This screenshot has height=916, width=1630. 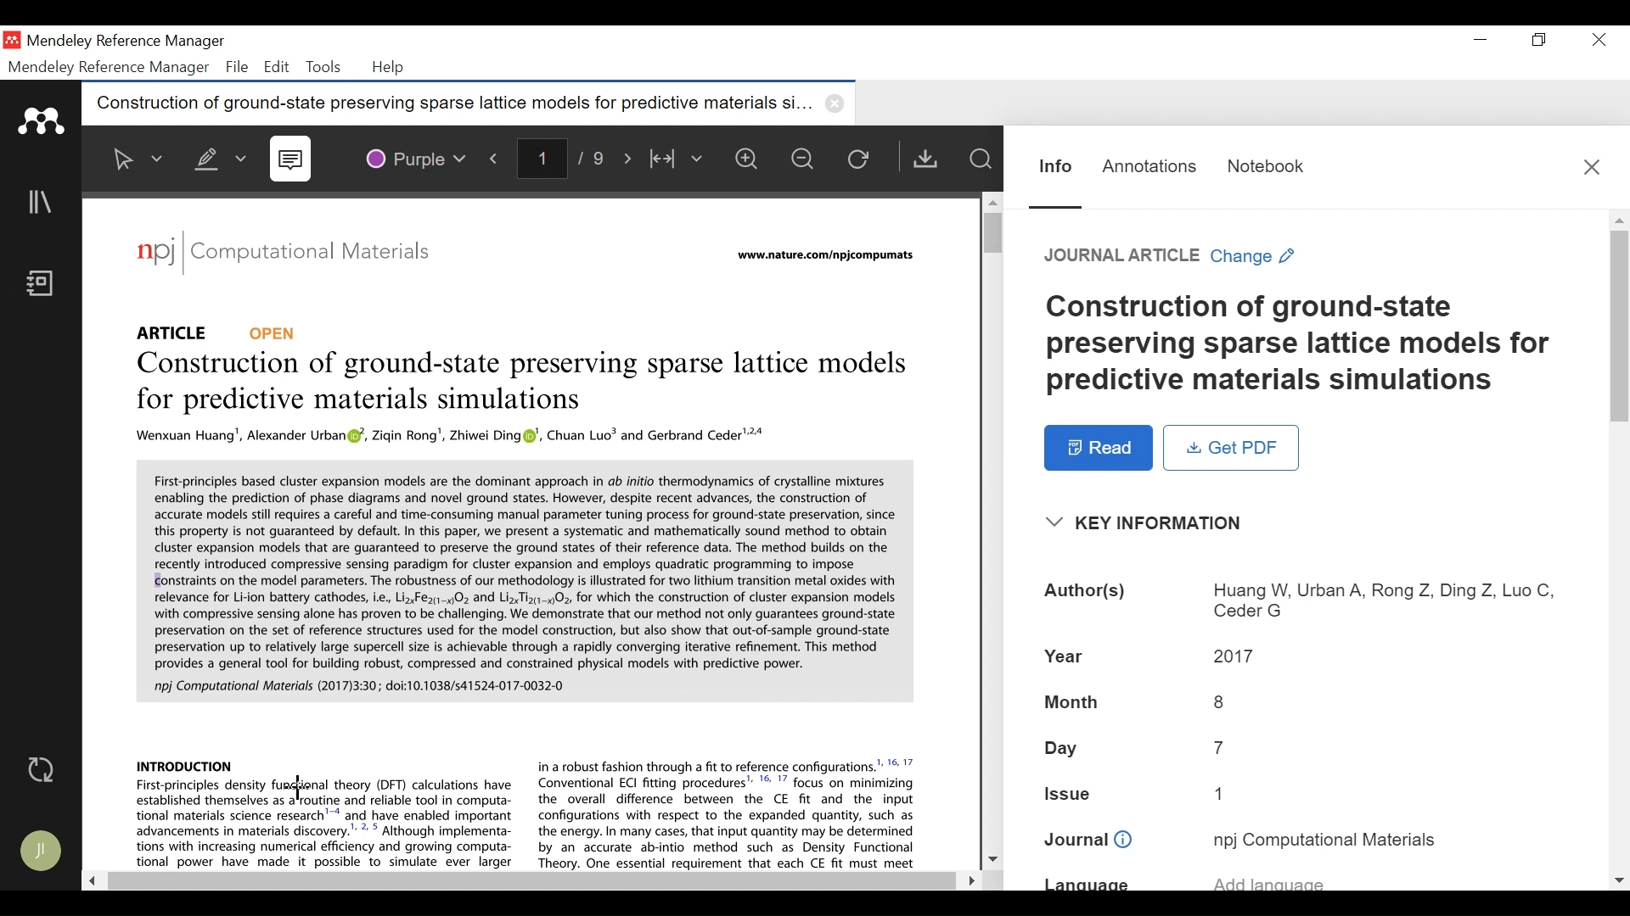 I want to click on Scroll down, so click(x=1620, y=881).